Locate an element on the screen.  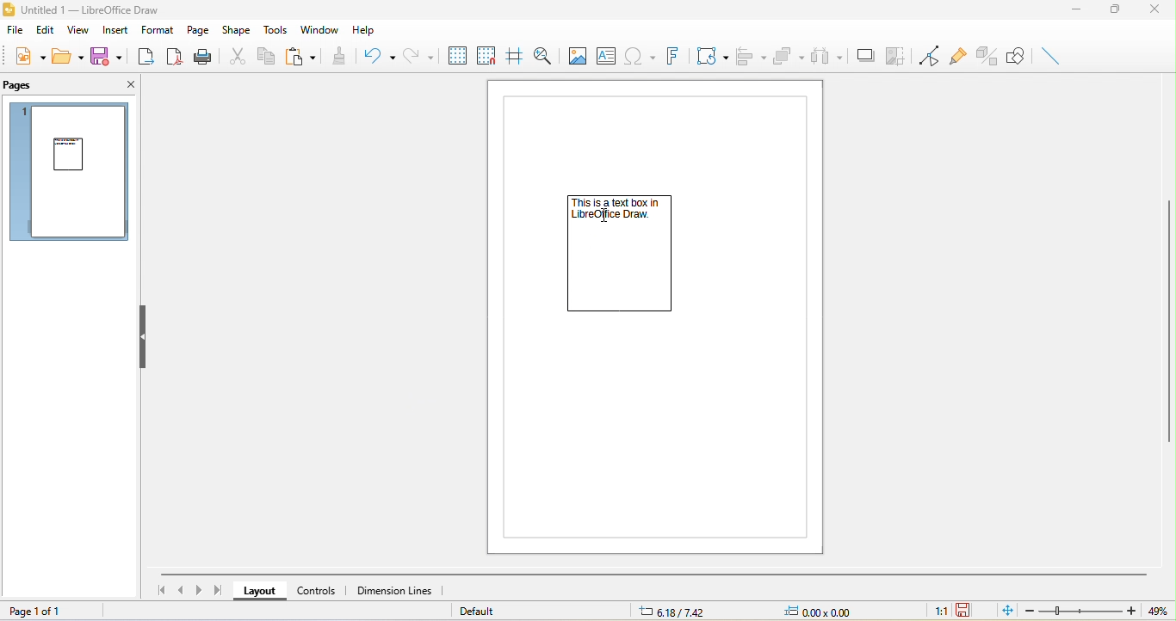
show draw function is located at coordinates (1015, 54).